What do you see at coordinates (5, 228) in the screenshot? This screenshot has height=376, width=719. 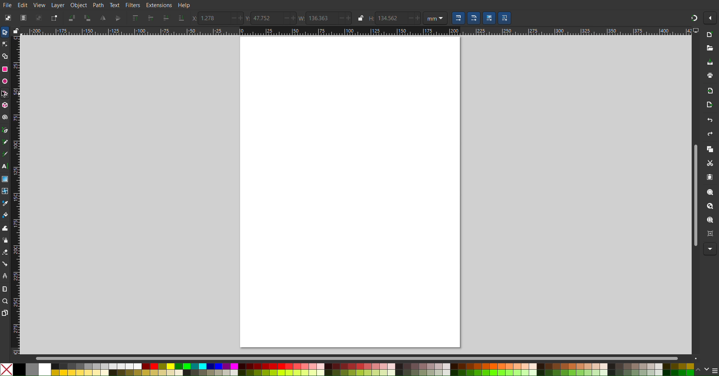 I see `Tweak Tool` at bounding box center [5, 228].